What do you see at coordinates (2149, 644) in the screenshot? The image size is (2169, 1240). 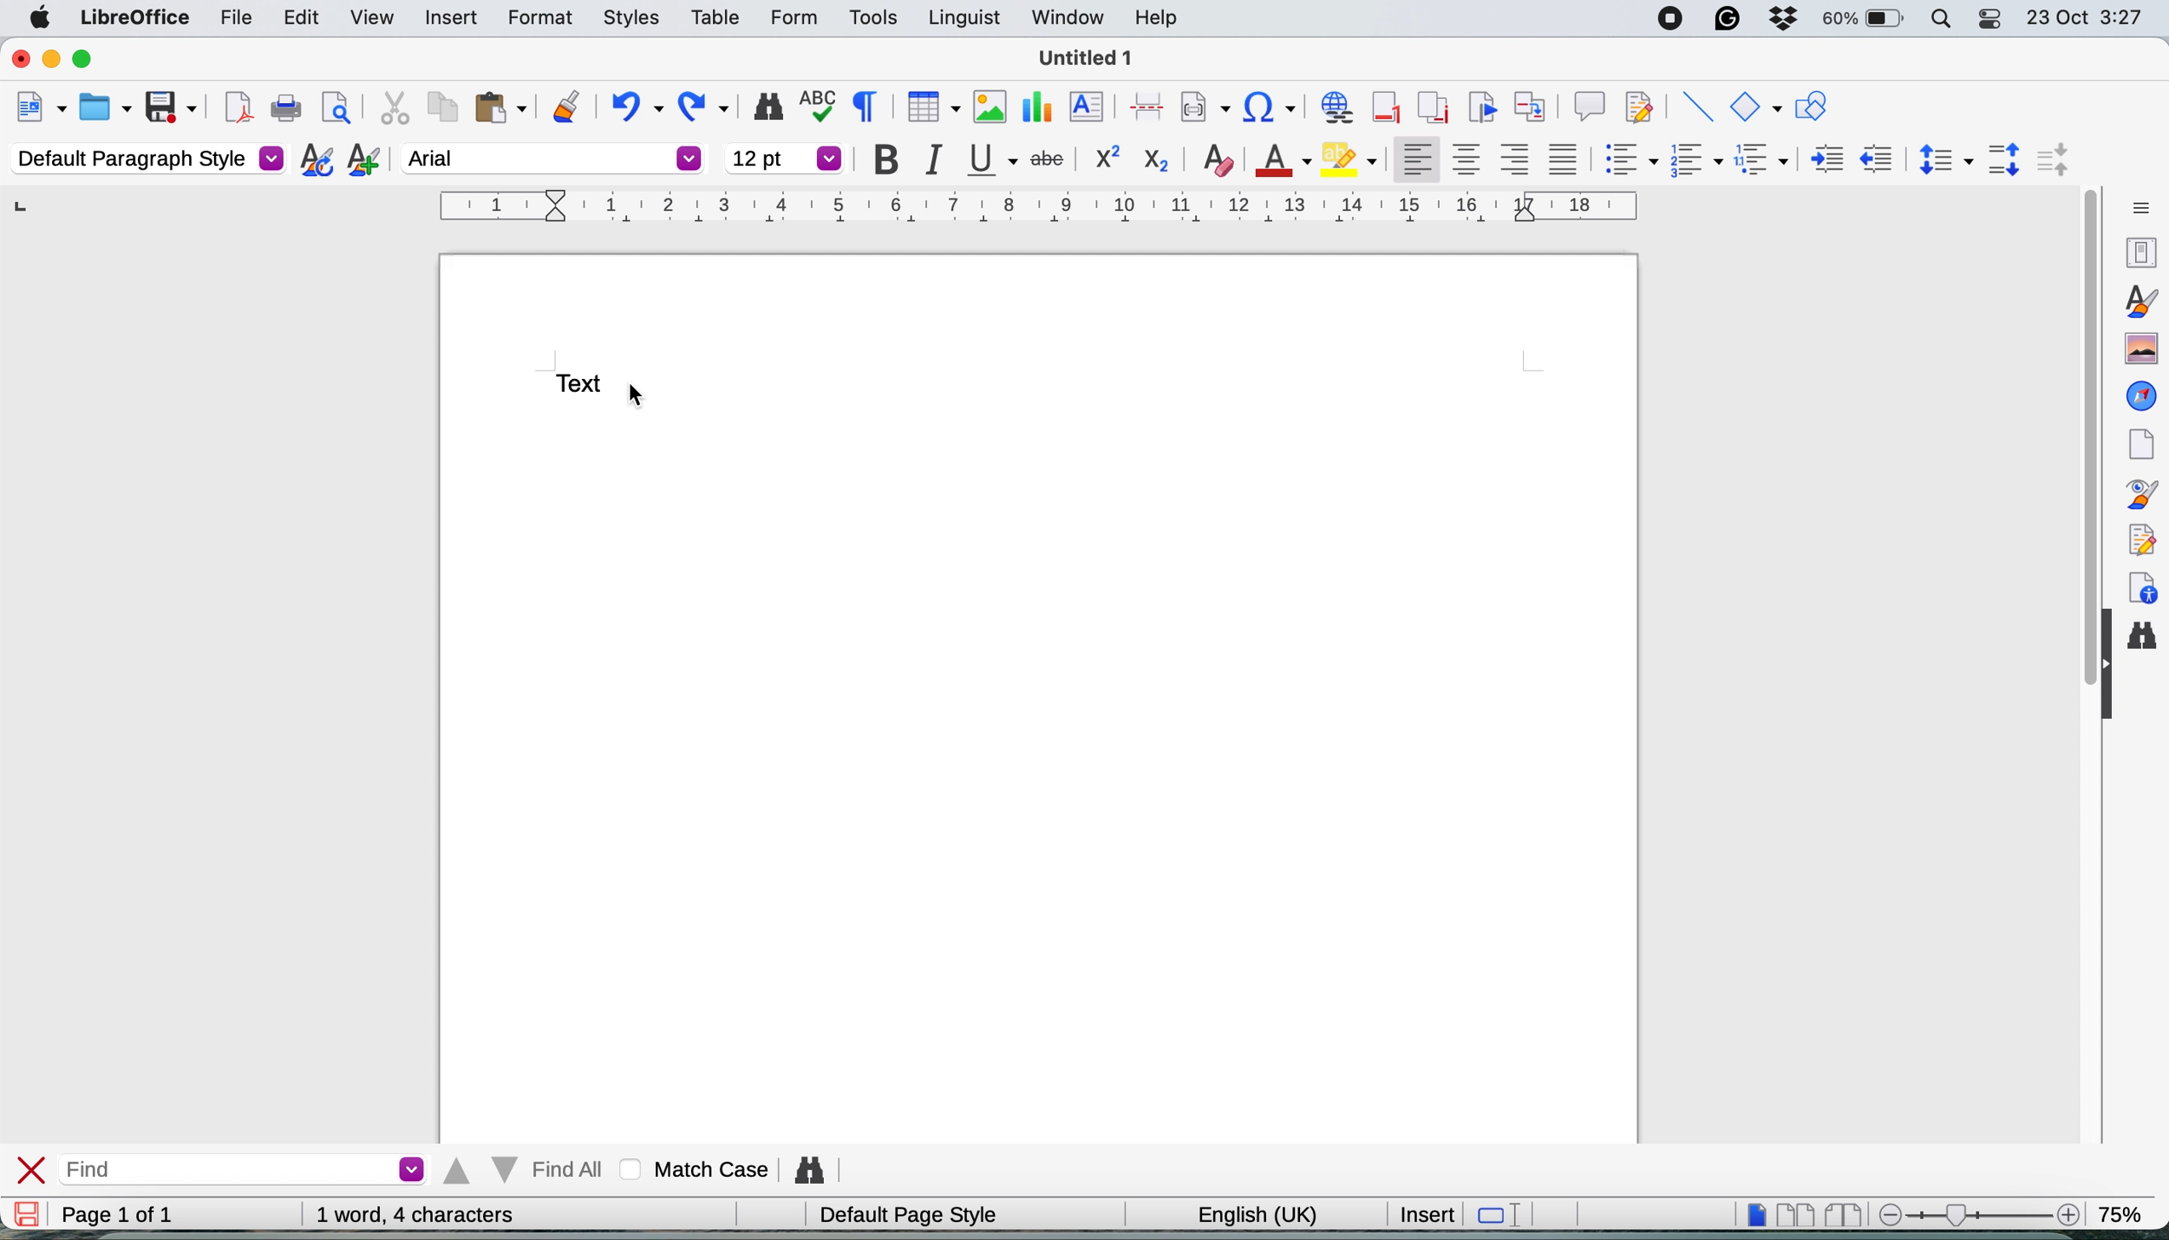 I see `find and replace` at bounding box center [2149, 644].